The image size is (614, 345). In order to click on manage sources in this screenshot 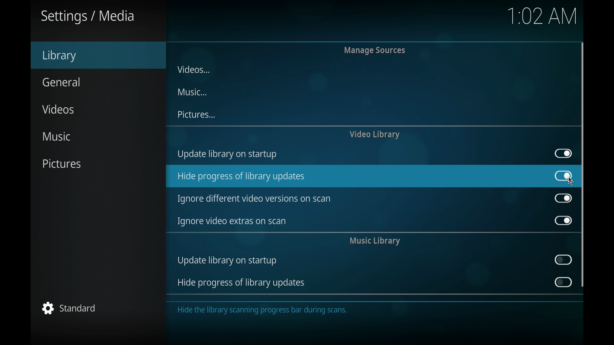, I will do `click(374, 50)`.